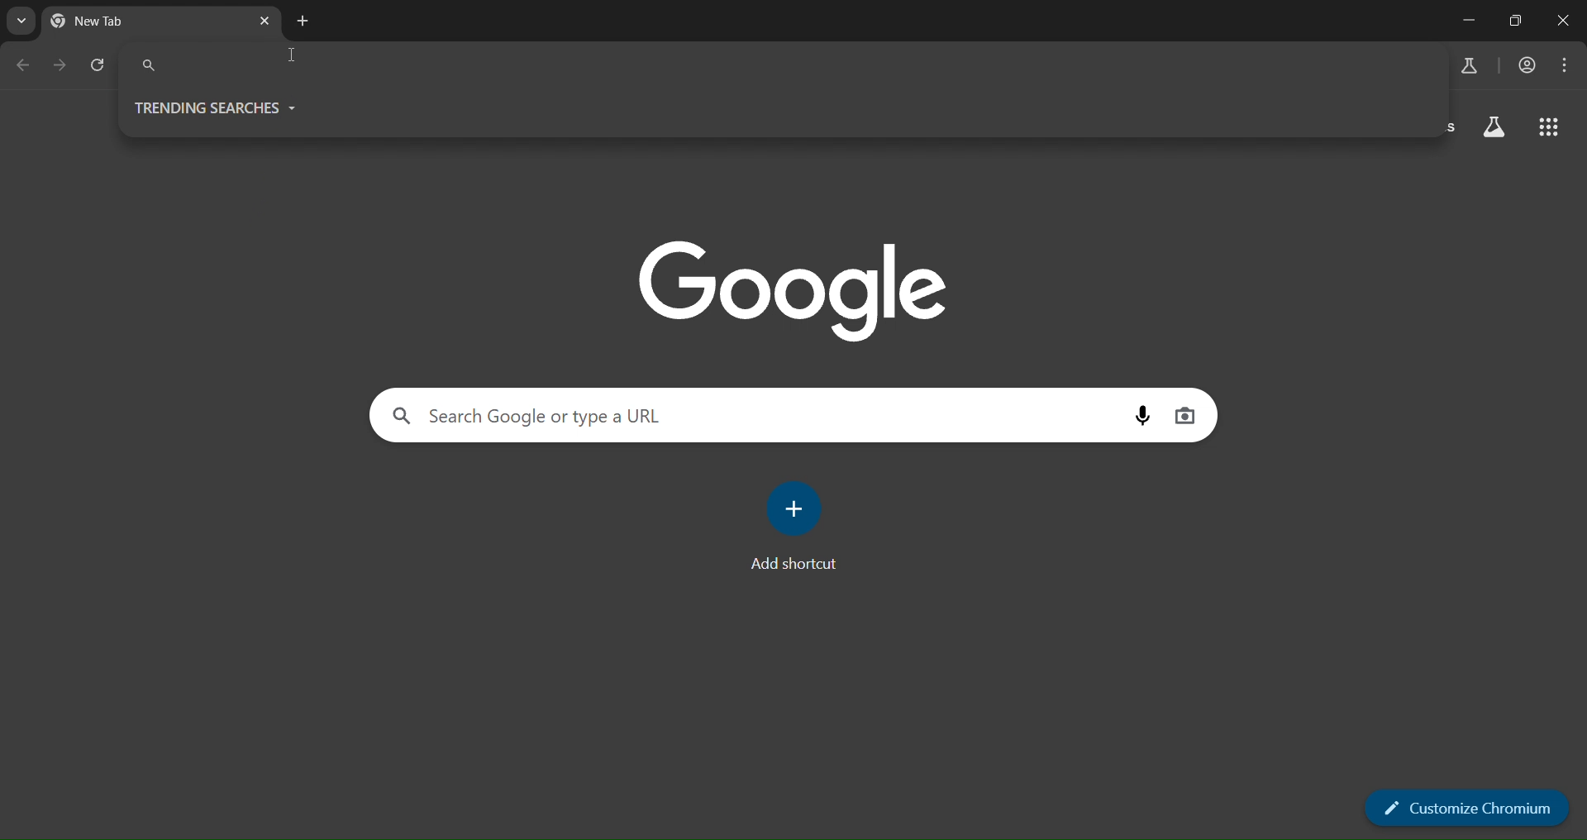  What do you see at coordinates (266, 23) in the screenshot?
I see `close tab` at bounding box center [266, 23].